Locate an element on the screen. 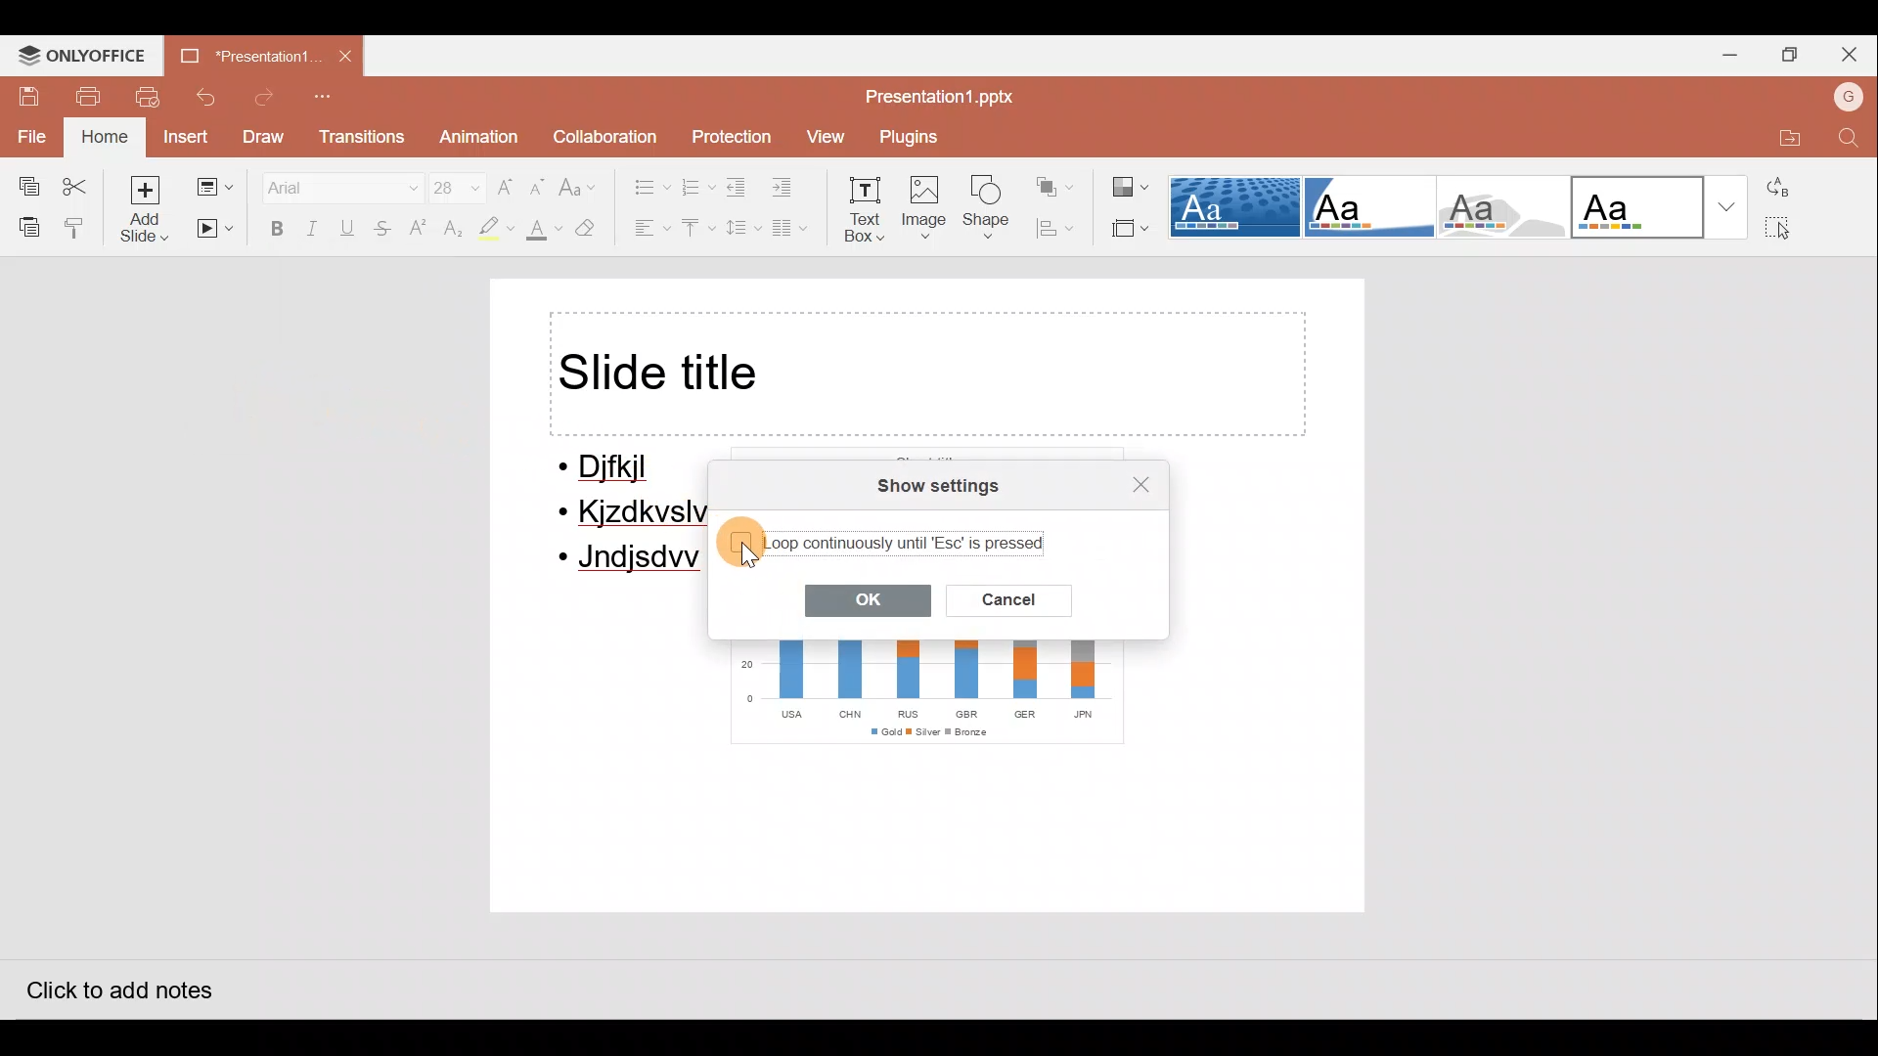  Plugins is located at coordinates (915, 135).